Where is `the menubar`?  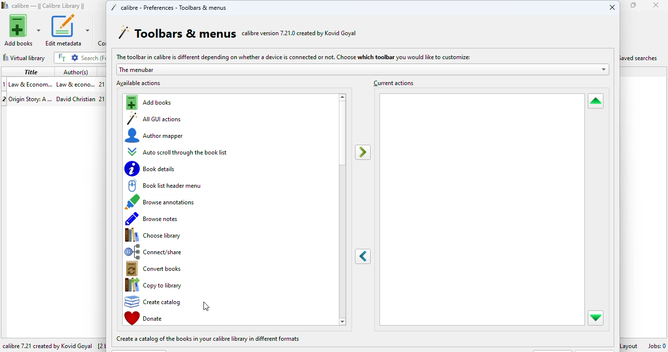 the menubar is located at coordinates (362, 69).